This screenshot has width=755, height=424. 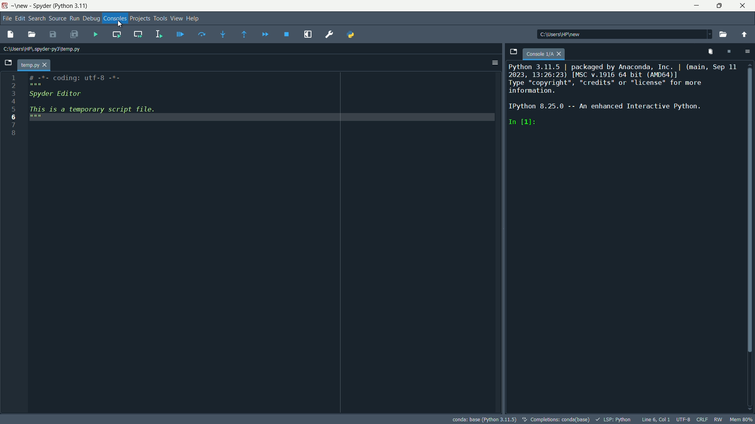 What do you see at coordinates (493, 62) in the screenshot?
I see `Options` at bounding box center [493, 62].